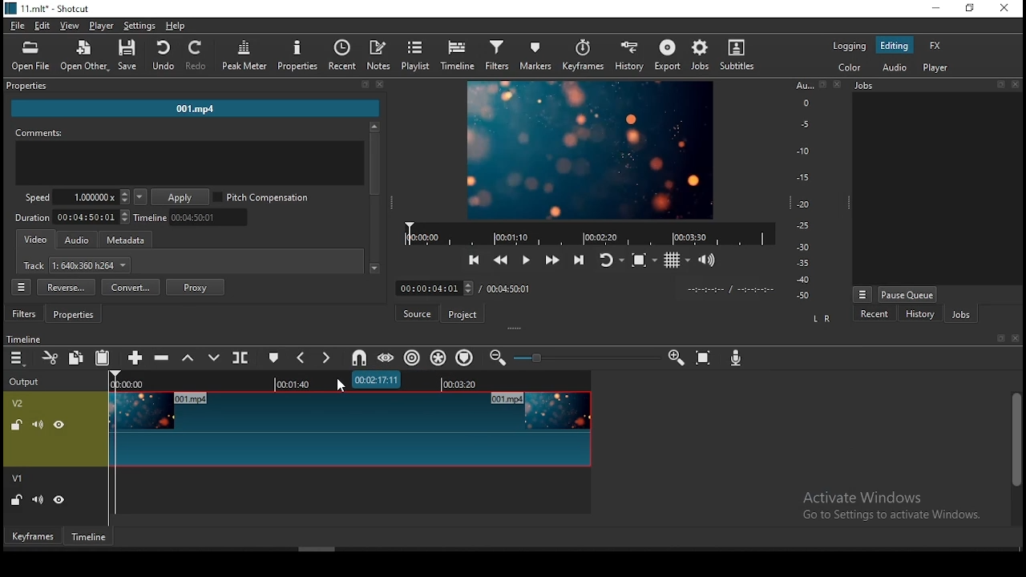 This screenshot has width=1026, height=577. I want to click on track duration, so click(73, 216).